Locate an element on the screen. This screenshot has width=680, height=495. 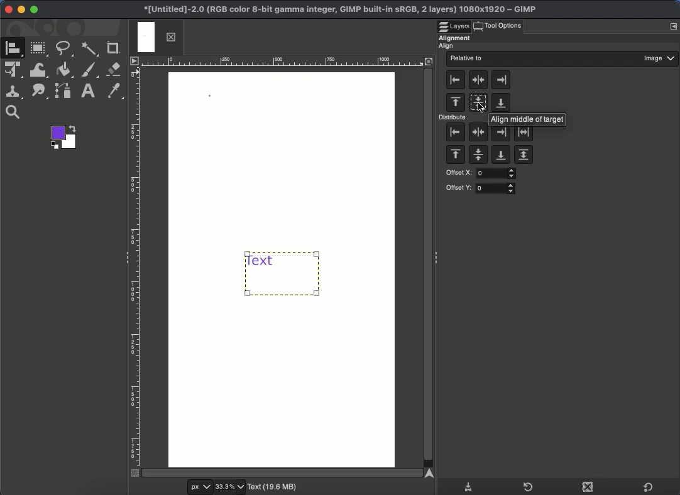
Distribute top edges is located at coordinates (455, 156).